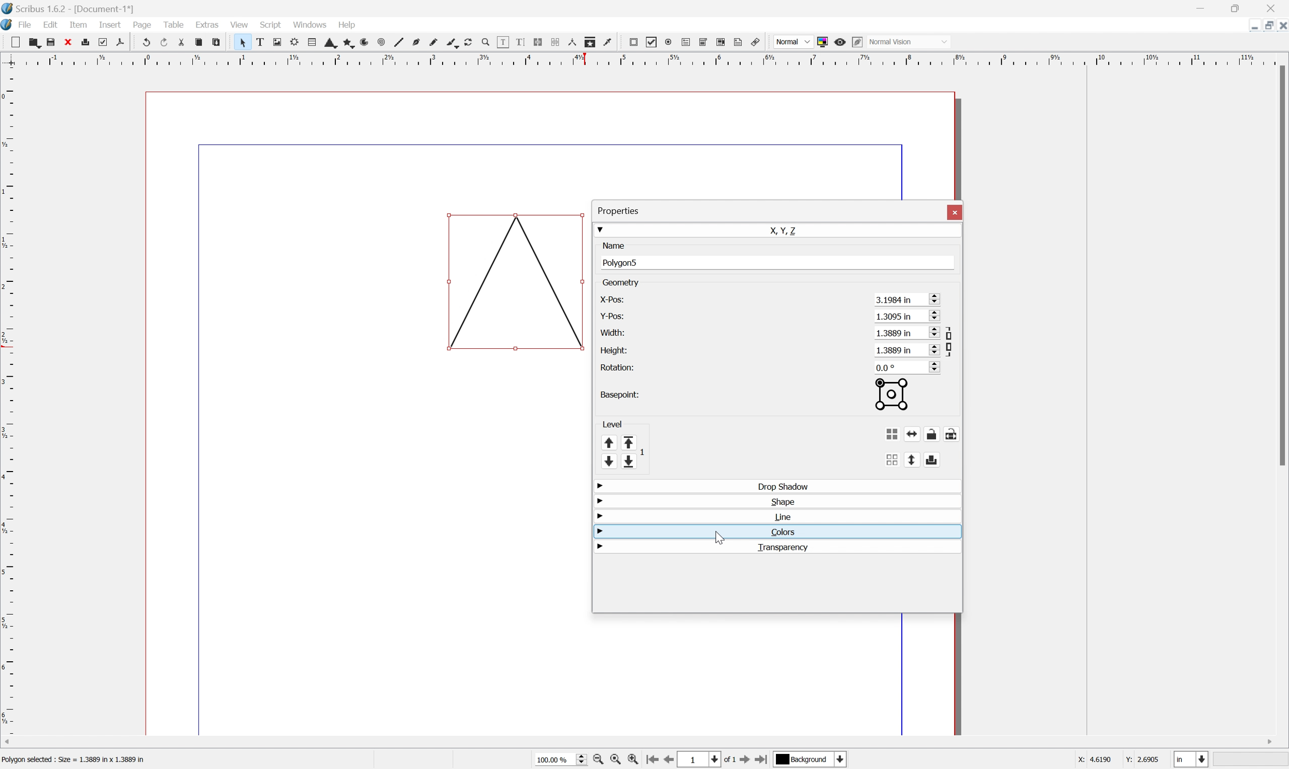 This screenshot has height=769, width=1289. What do you see at coordinates (174, 25) in the screenshot?
I see `Table` at bounding box center [174, 25].